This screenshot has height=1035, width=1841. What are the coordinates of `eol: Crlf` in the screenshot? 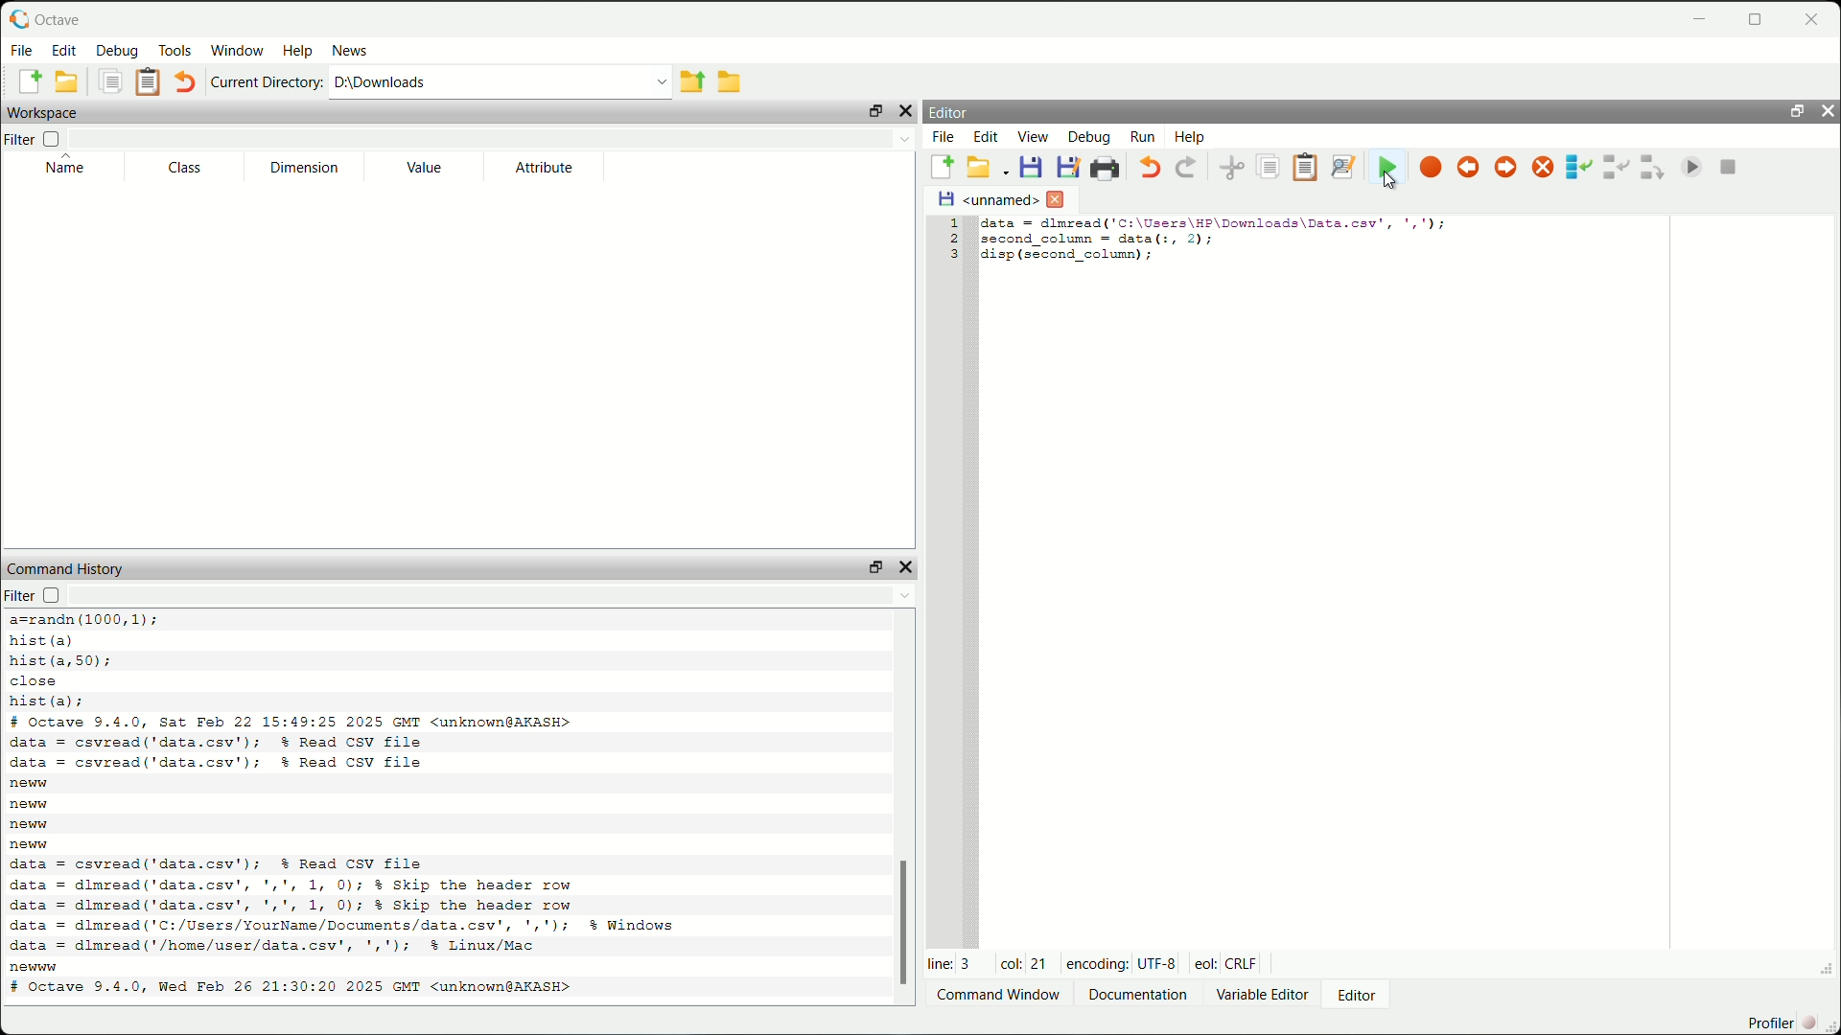 It's located at (1227, 962).